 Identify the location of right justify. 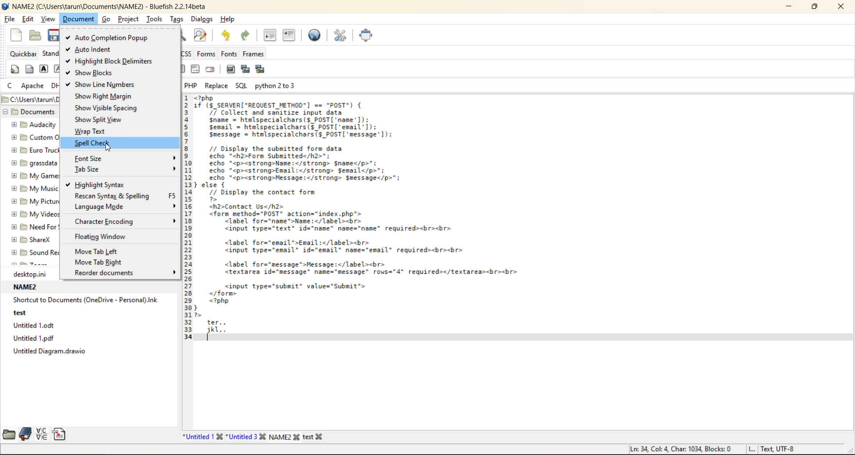
(182, 68).